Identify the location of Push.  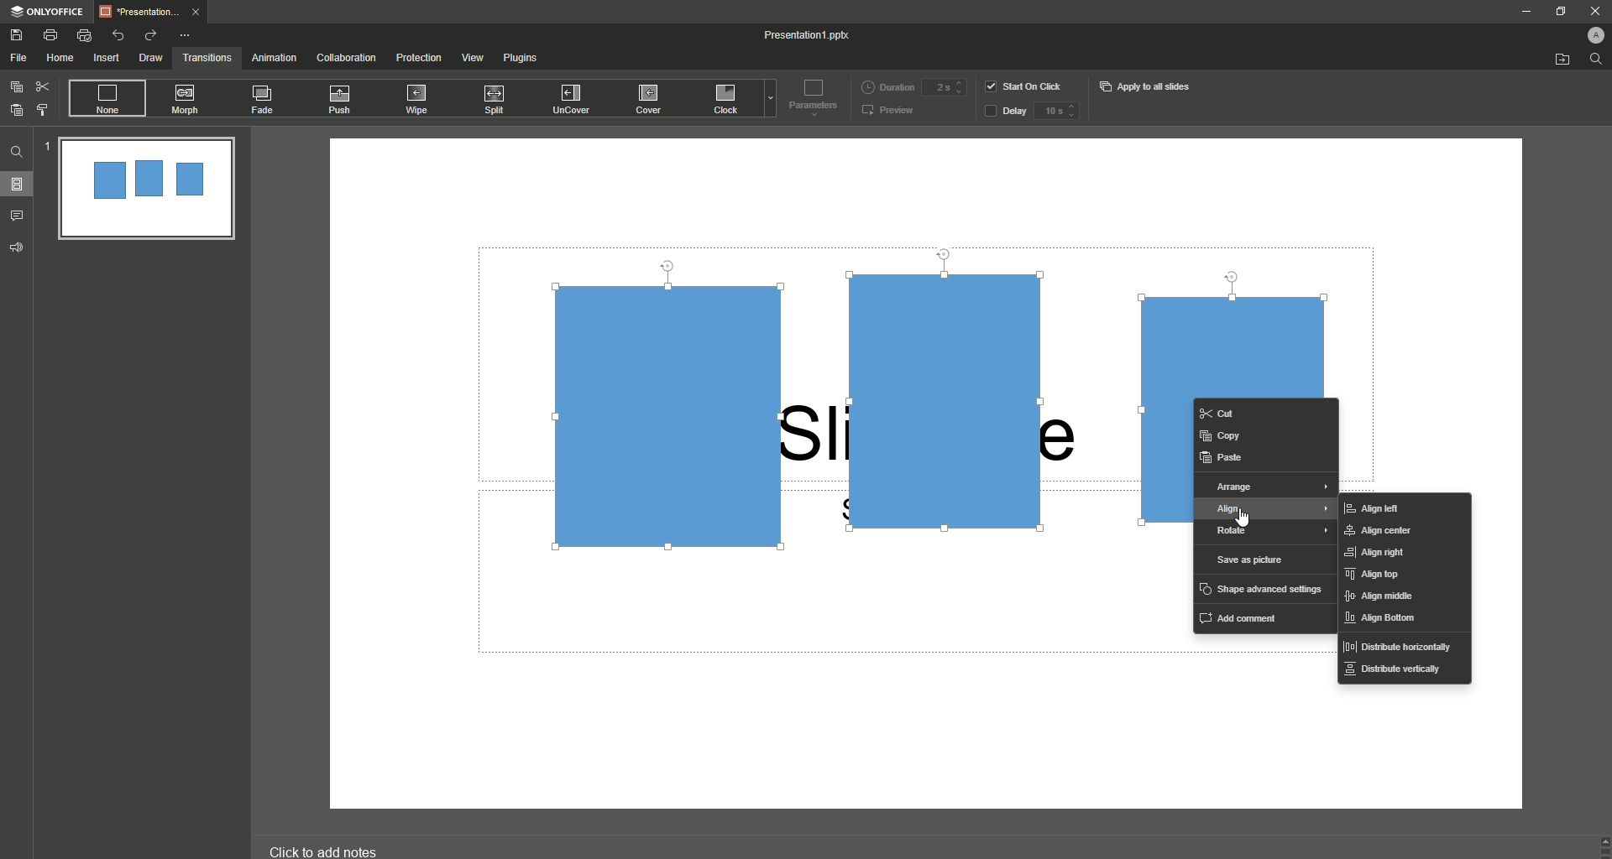
(343, 100).